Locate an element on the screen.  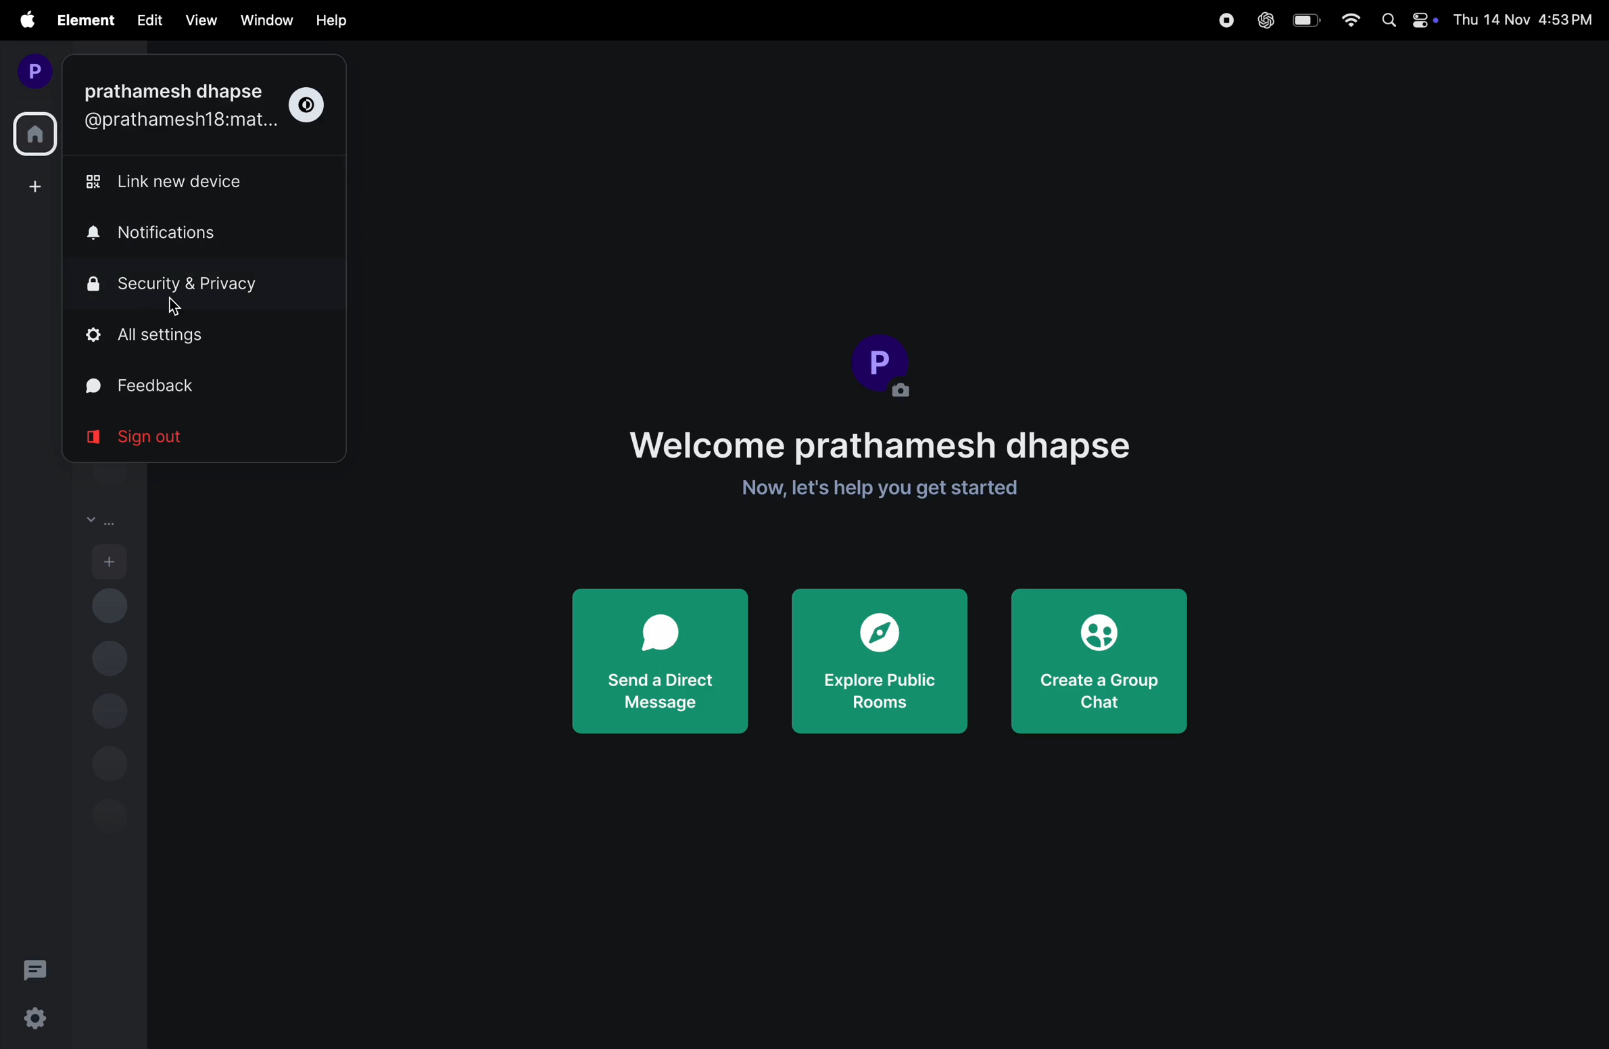
battery is located at coordinates (1307, 21).